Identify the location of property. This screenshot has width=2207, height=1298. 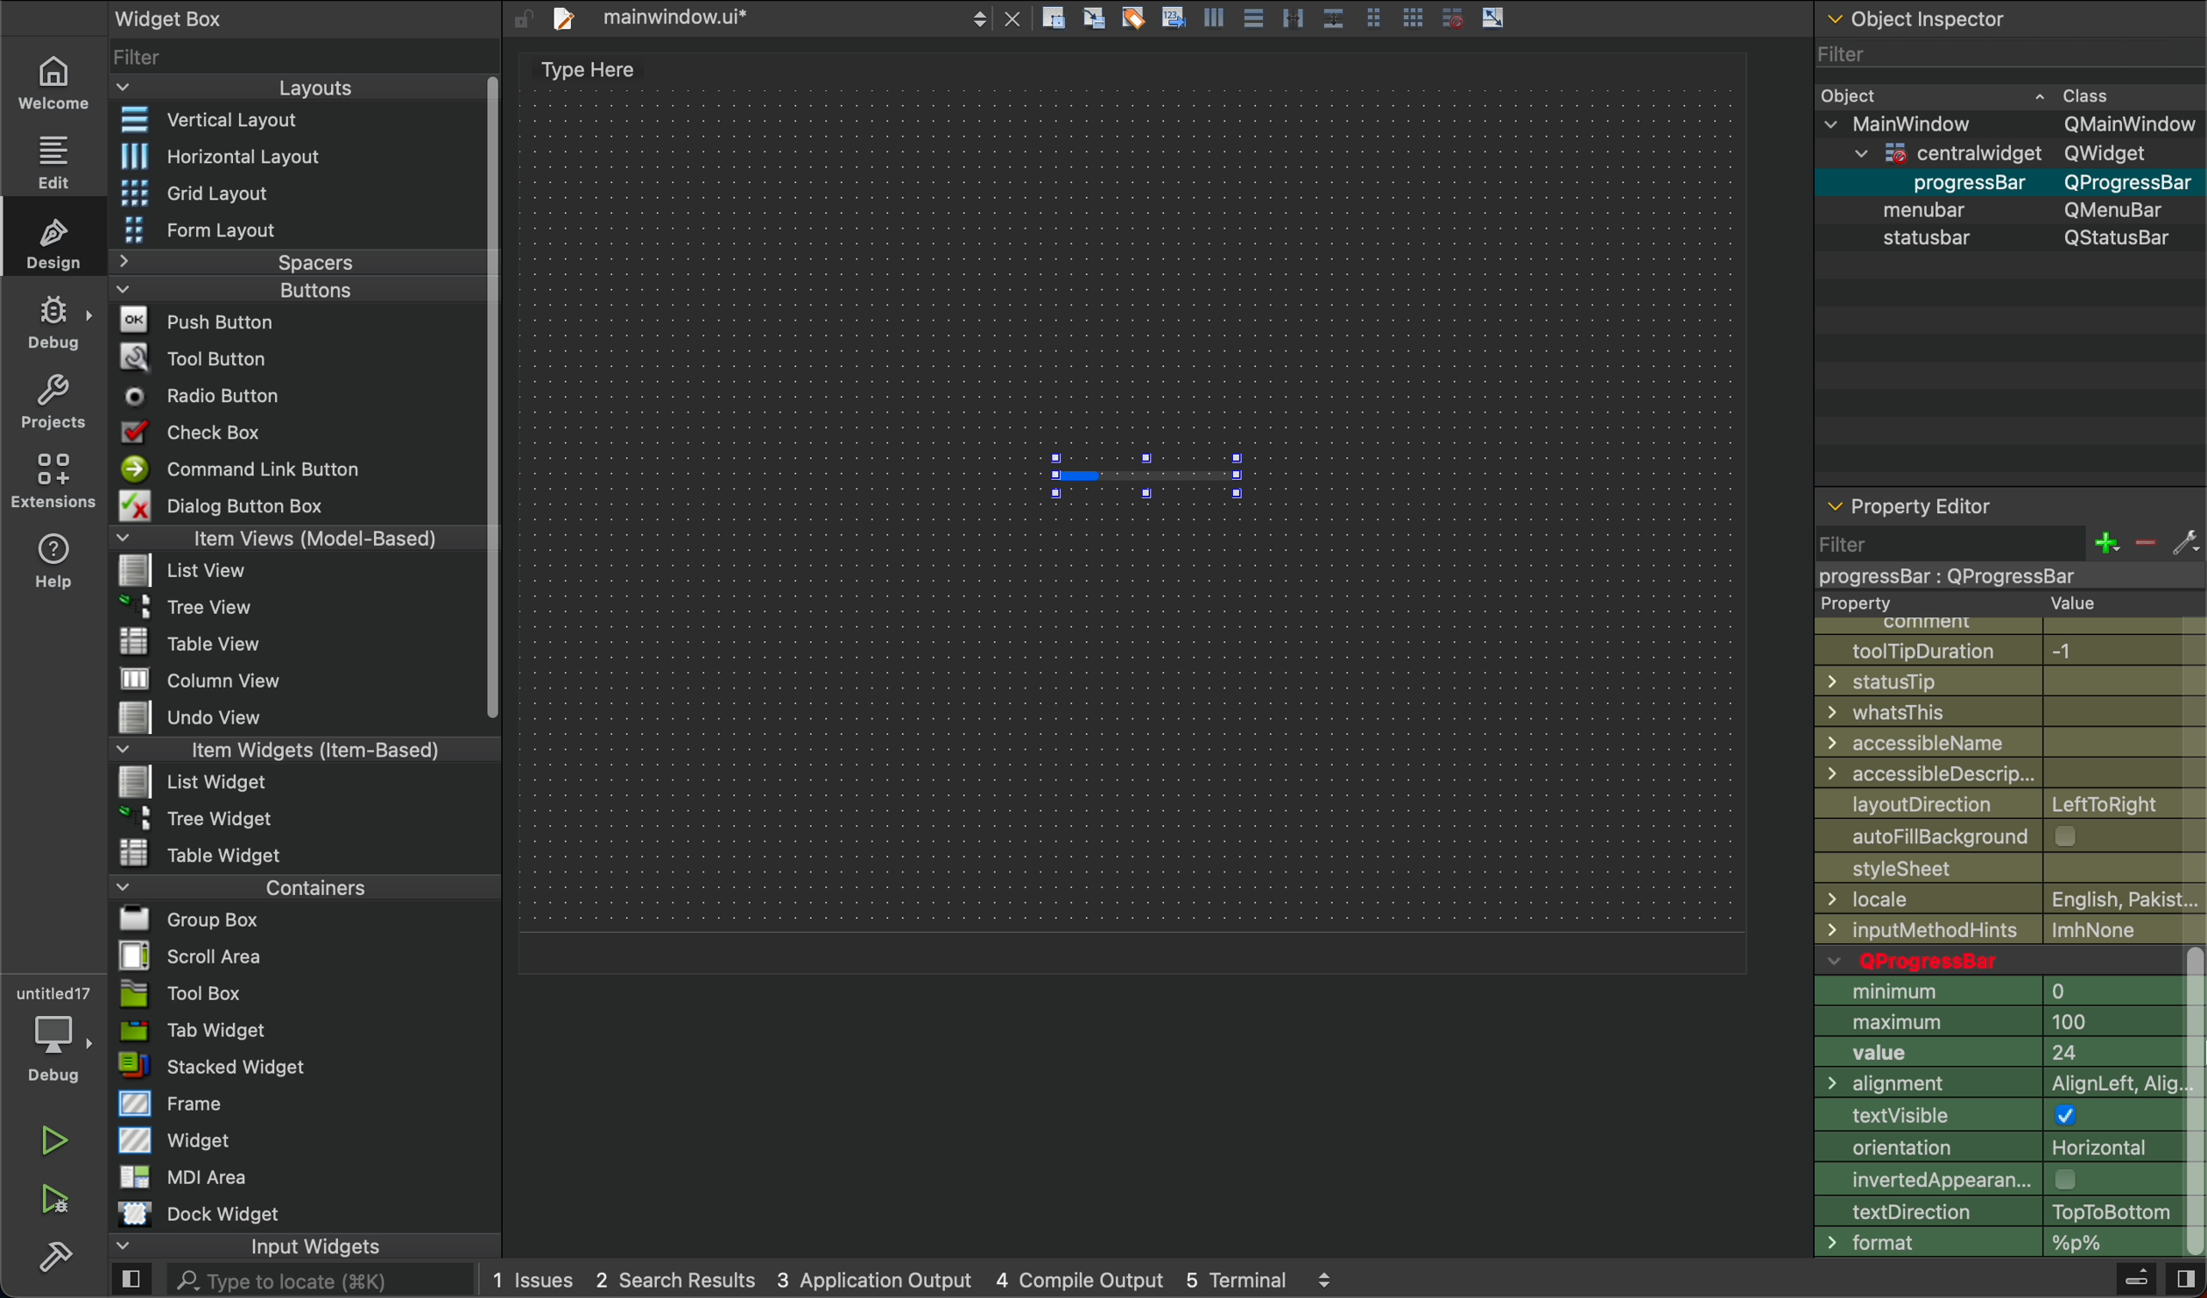
(1976, 603).